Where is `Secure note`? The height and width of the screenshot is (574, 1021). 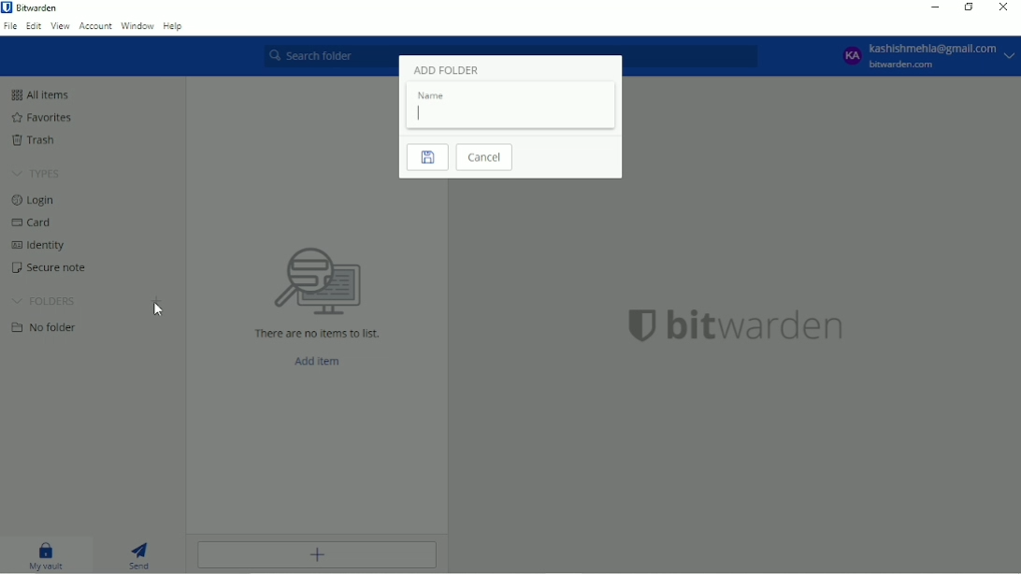 Secure note is located at coordinates (48, 268).